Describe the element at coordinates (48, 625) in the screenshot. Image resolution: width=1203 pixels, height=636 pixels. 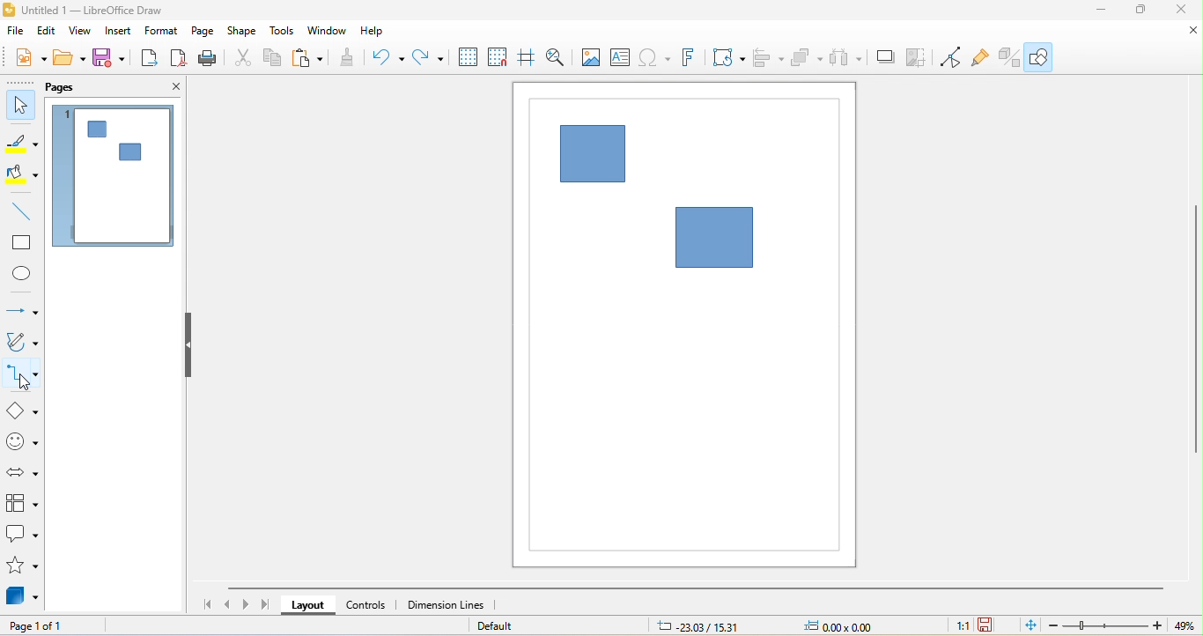
I see `page 1 of 1` at that location.